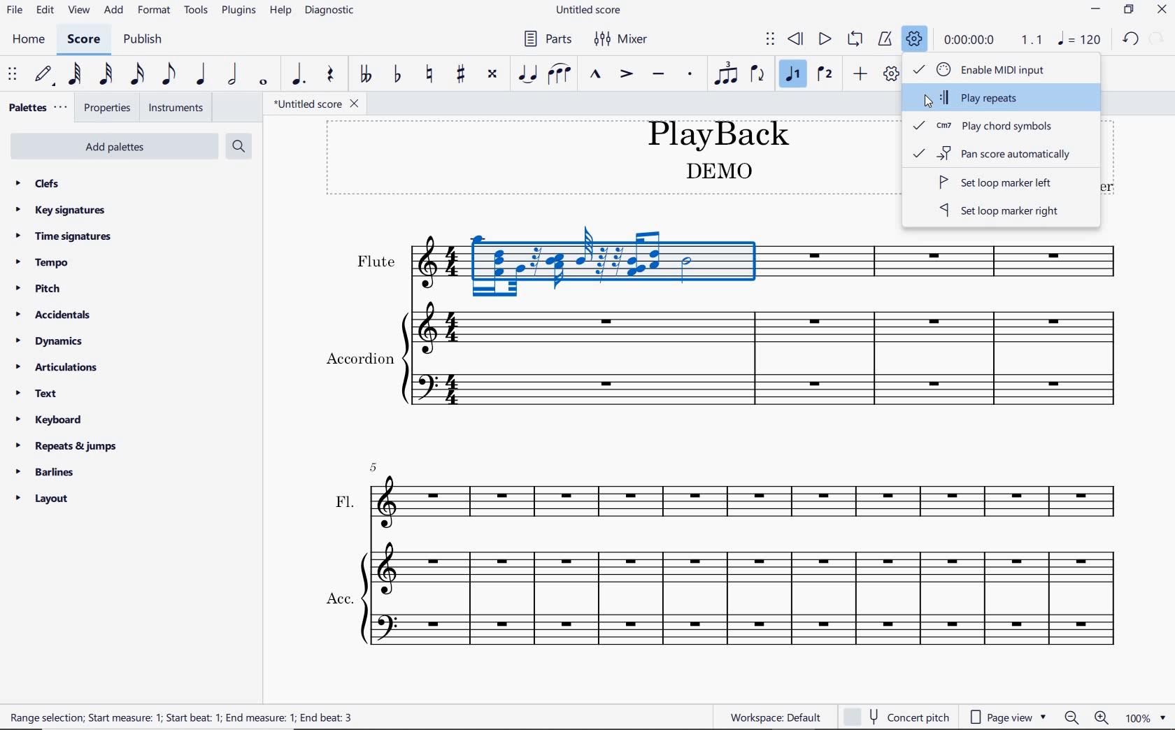 This screenshot has width=1175, height=730. What do you see at coordinates (1019, 96) in the screenshot?
I see `play repeats` at bounding box center [1019, 96].